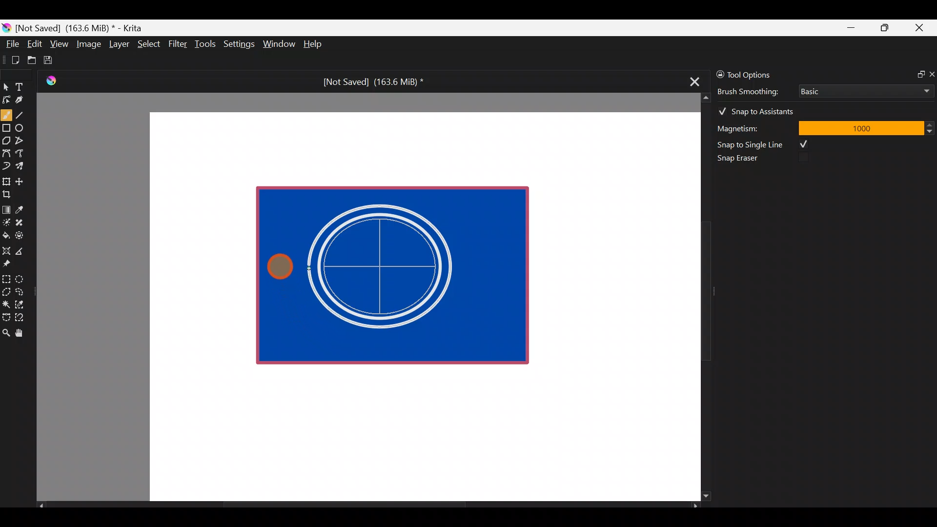 The width and height of the screenshot is (937, 527). What do you see at coordinates (24, 86) in the screenshot?
I see `Text tool` at bounding box center [24, 86].